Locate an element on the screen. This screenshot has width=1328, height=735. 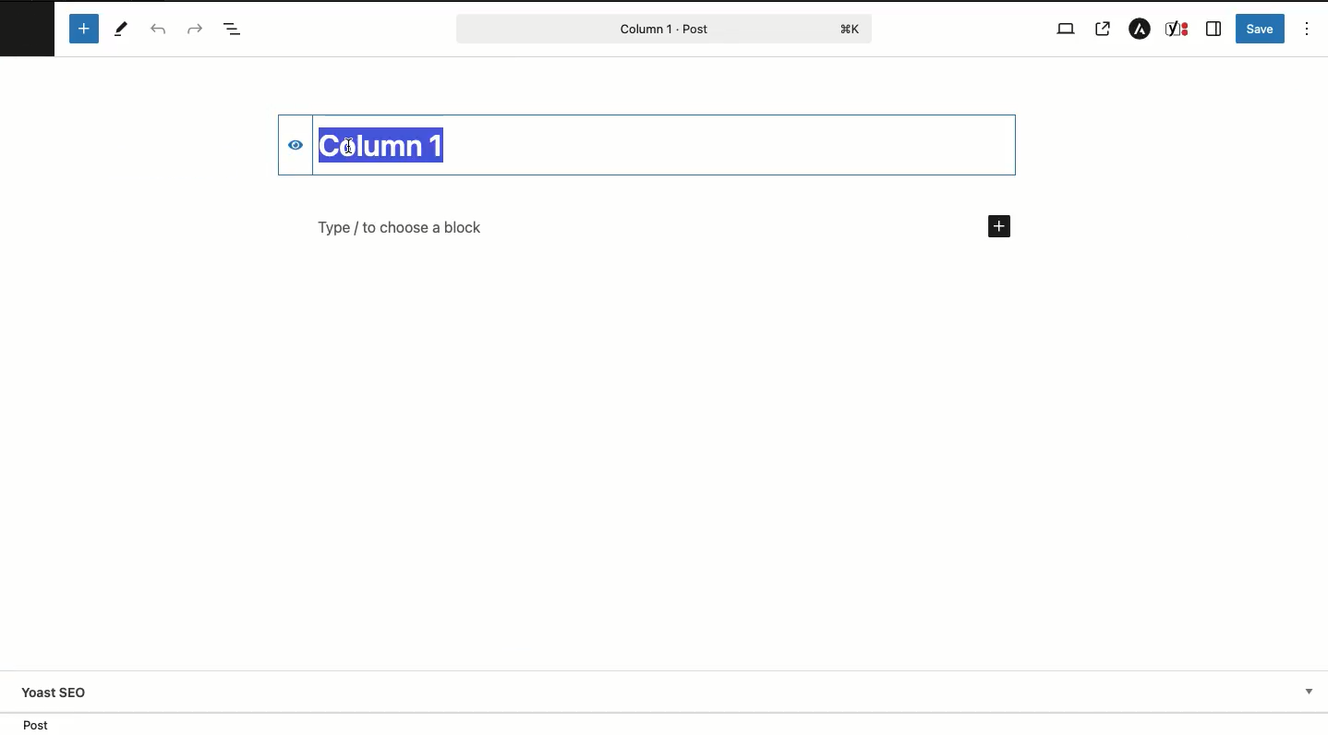
Options is located at coordinates (1308, 28).